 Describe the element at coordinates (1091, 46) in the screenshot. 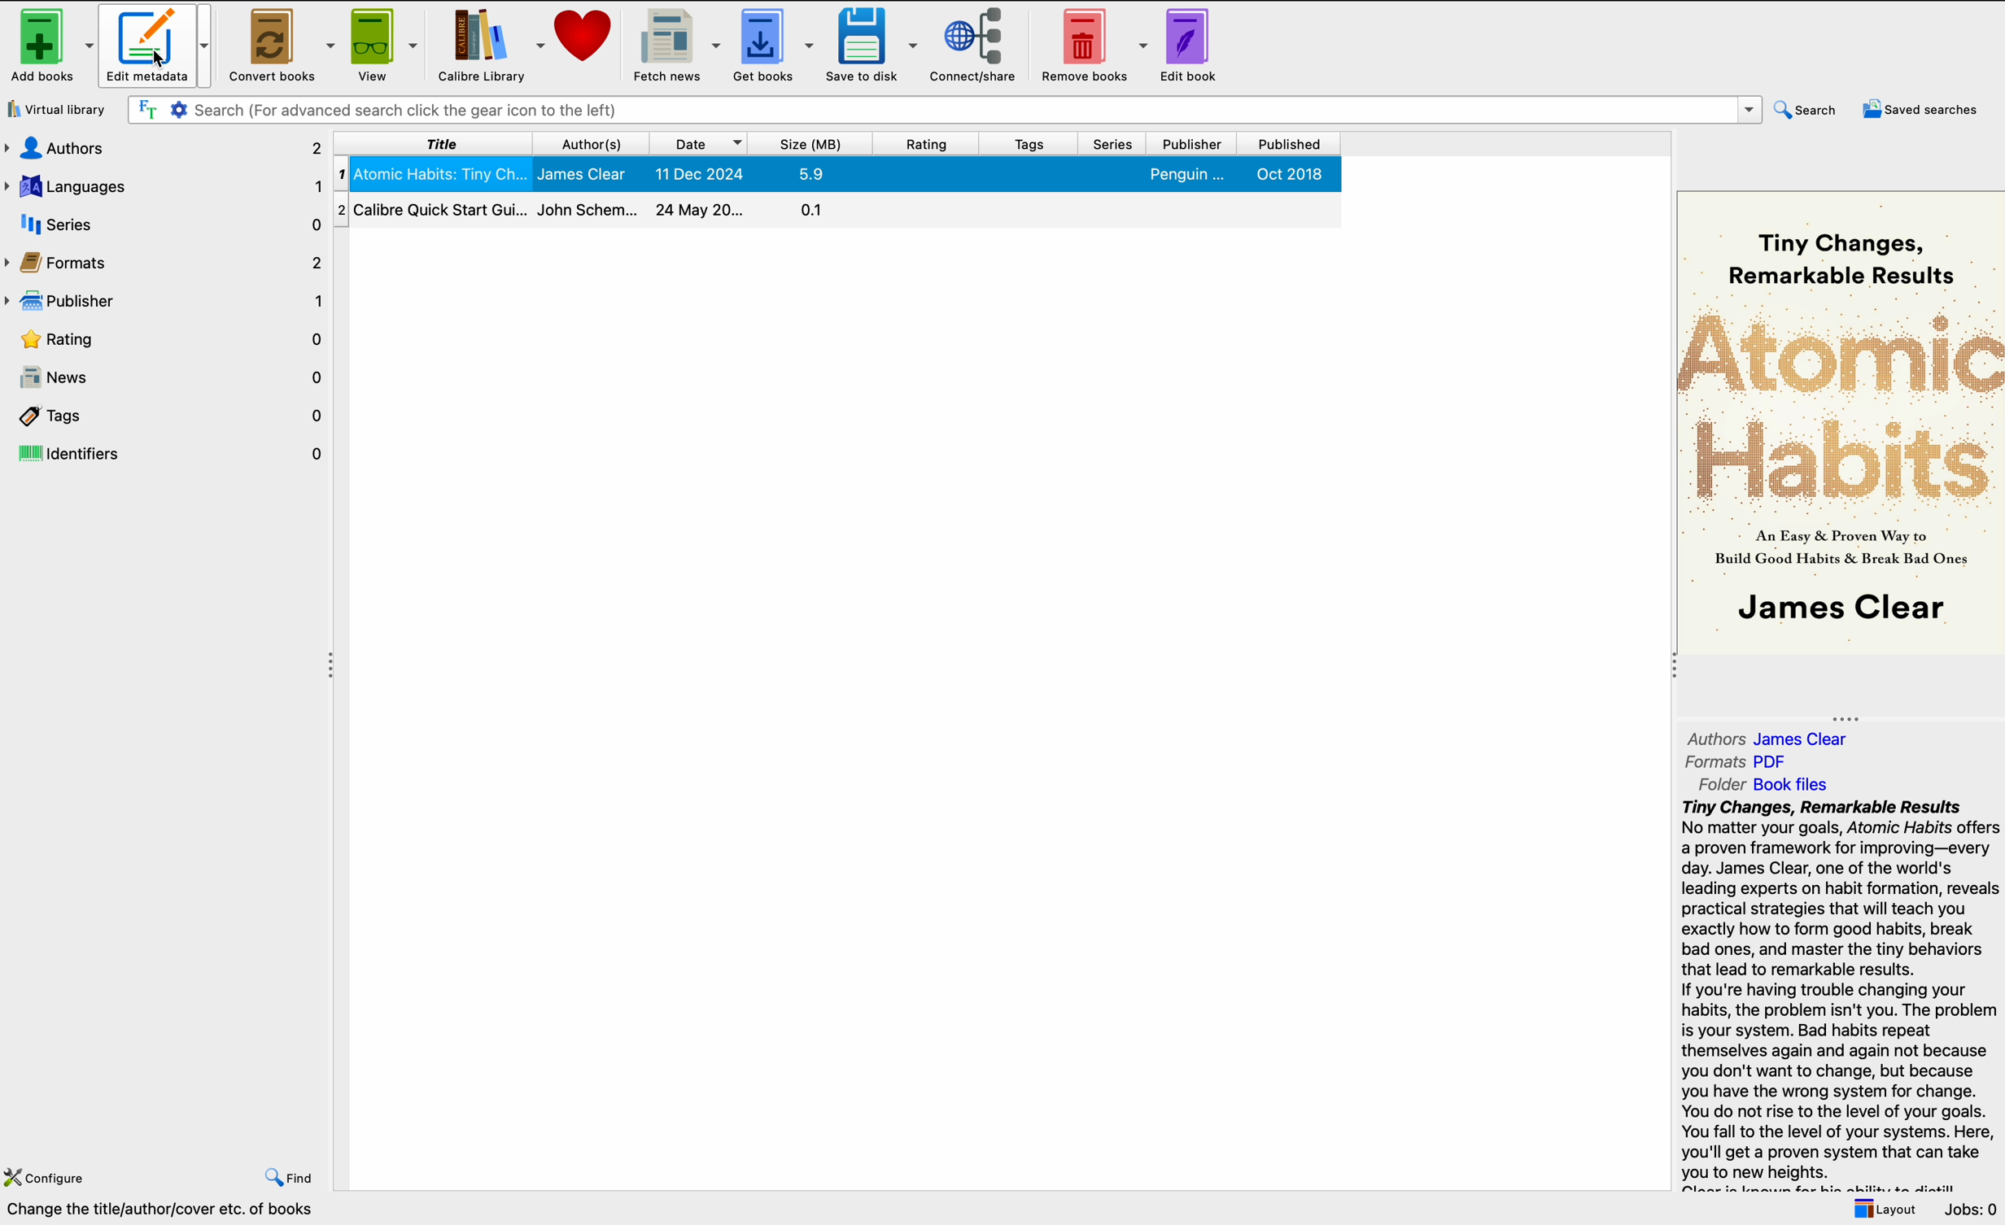

I see `remove books` at that location.